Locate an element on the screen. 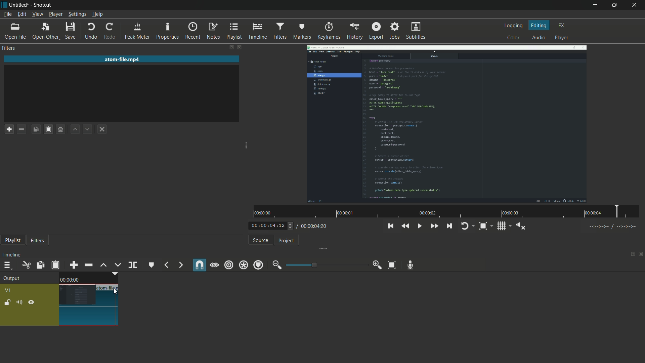 This screenshot has width=645, height=363. record audio is located at coordinates (410, 265).